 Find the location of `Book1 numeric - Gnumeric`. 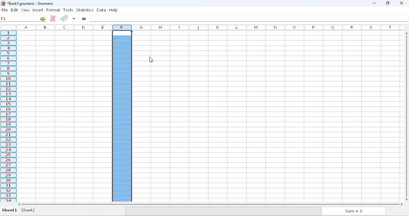

Book1 numeric - Gnumeric is located at coordinates (31, 3).